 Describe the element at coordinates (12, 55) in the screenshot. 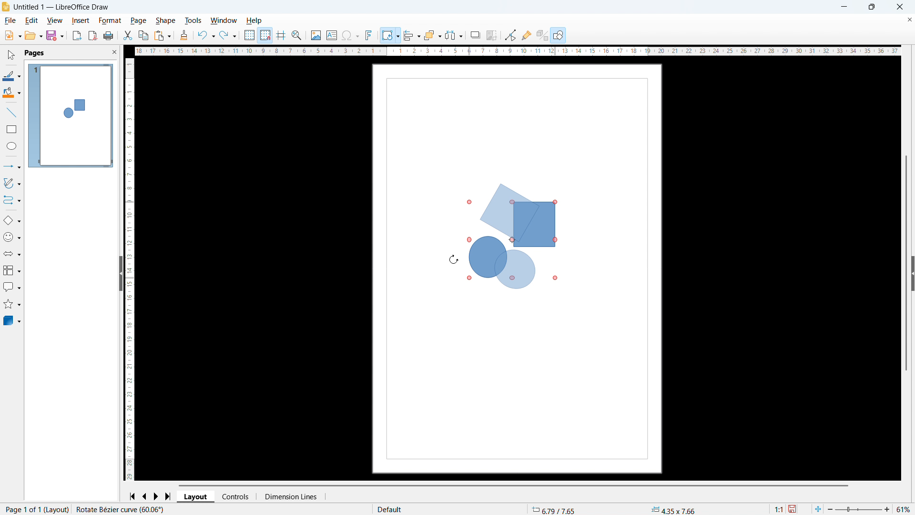

I see `select ` at that location.